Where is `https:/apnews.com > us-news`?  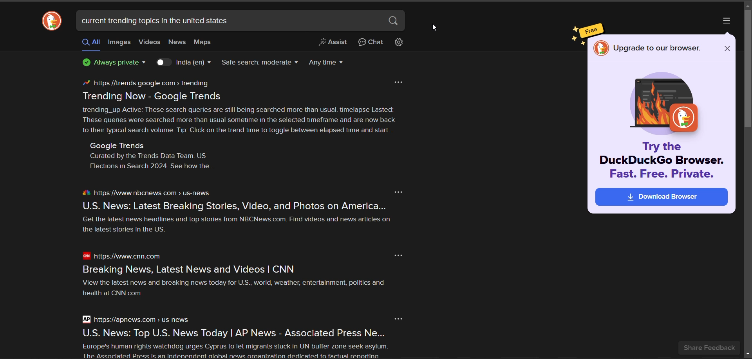
https:/apnews.com > us-news is located at coordinates (135, 318).